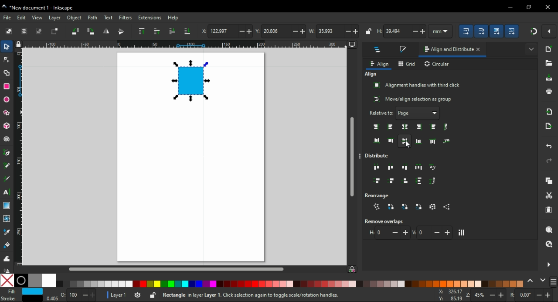 The height and width of the screenshot is (302, 558). What do you see at coordinates (548, 63) in the screenshot?
I see `open file dialogue` at bounding box center [548, 63].